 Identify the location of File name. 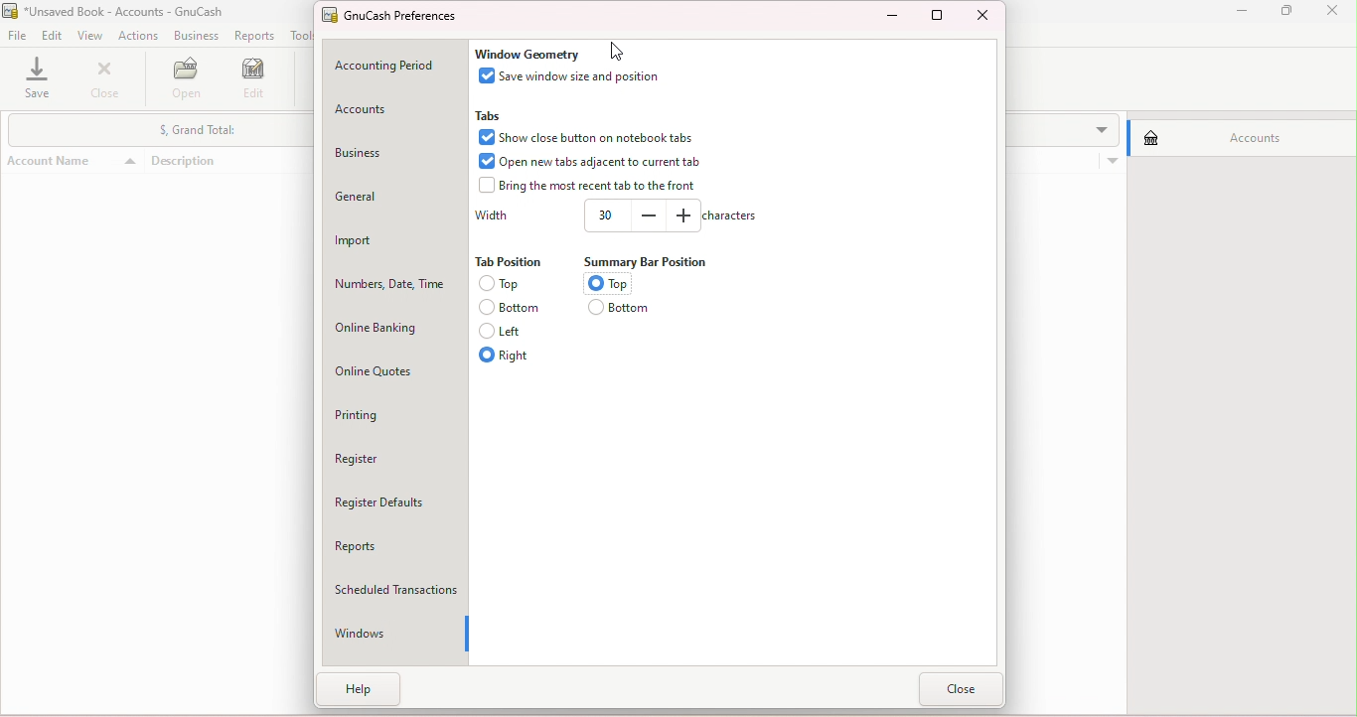
(125, 12).